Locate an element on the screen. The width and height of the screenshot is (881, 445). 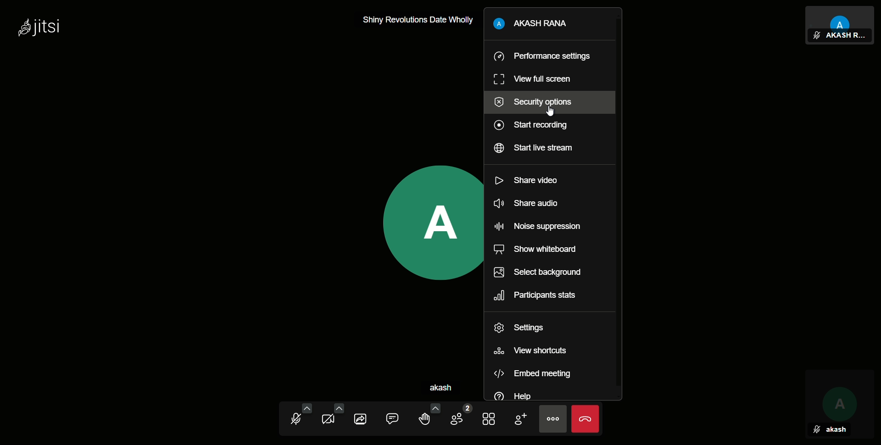
view shortcuts is located at coordinates (530, 351).